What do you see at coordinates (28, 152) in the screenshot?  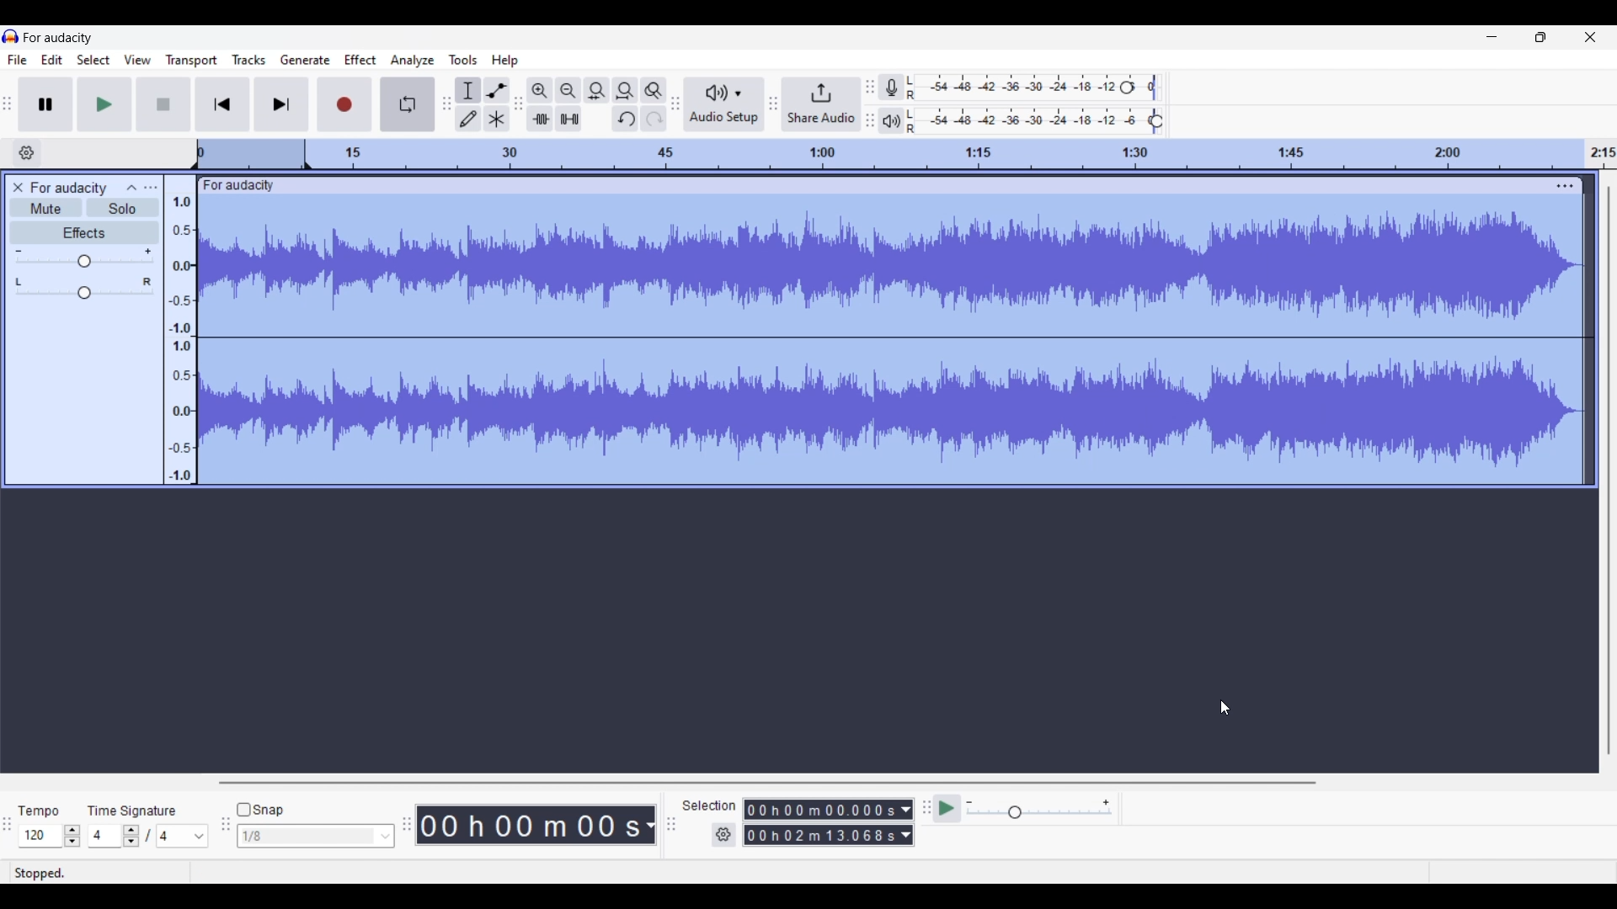 I see `Timeline options` at bounding box center [28, 152].